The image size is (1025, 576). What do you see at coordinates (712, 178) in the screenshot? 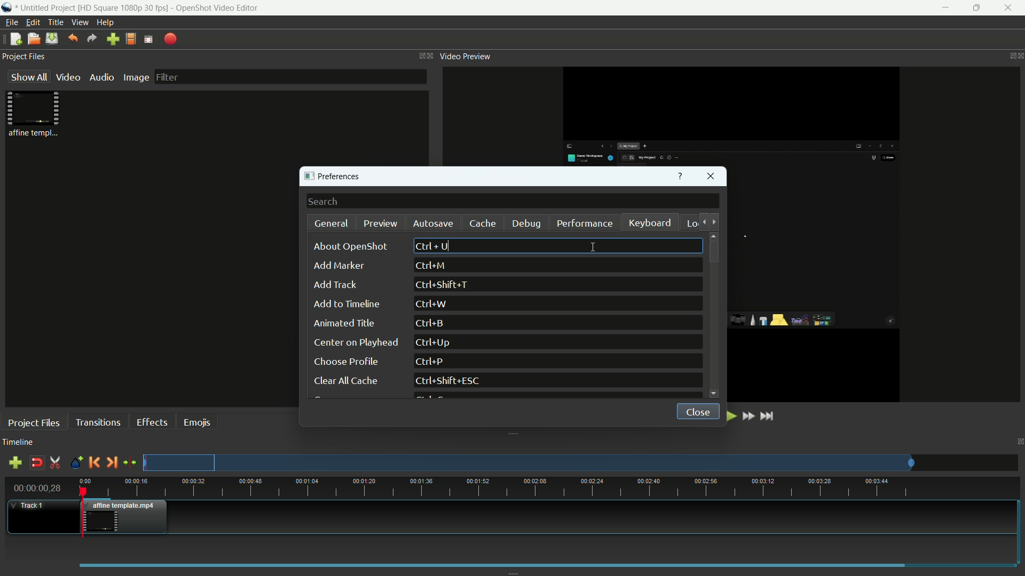
I see `close window` at bounding box center [712, 178].